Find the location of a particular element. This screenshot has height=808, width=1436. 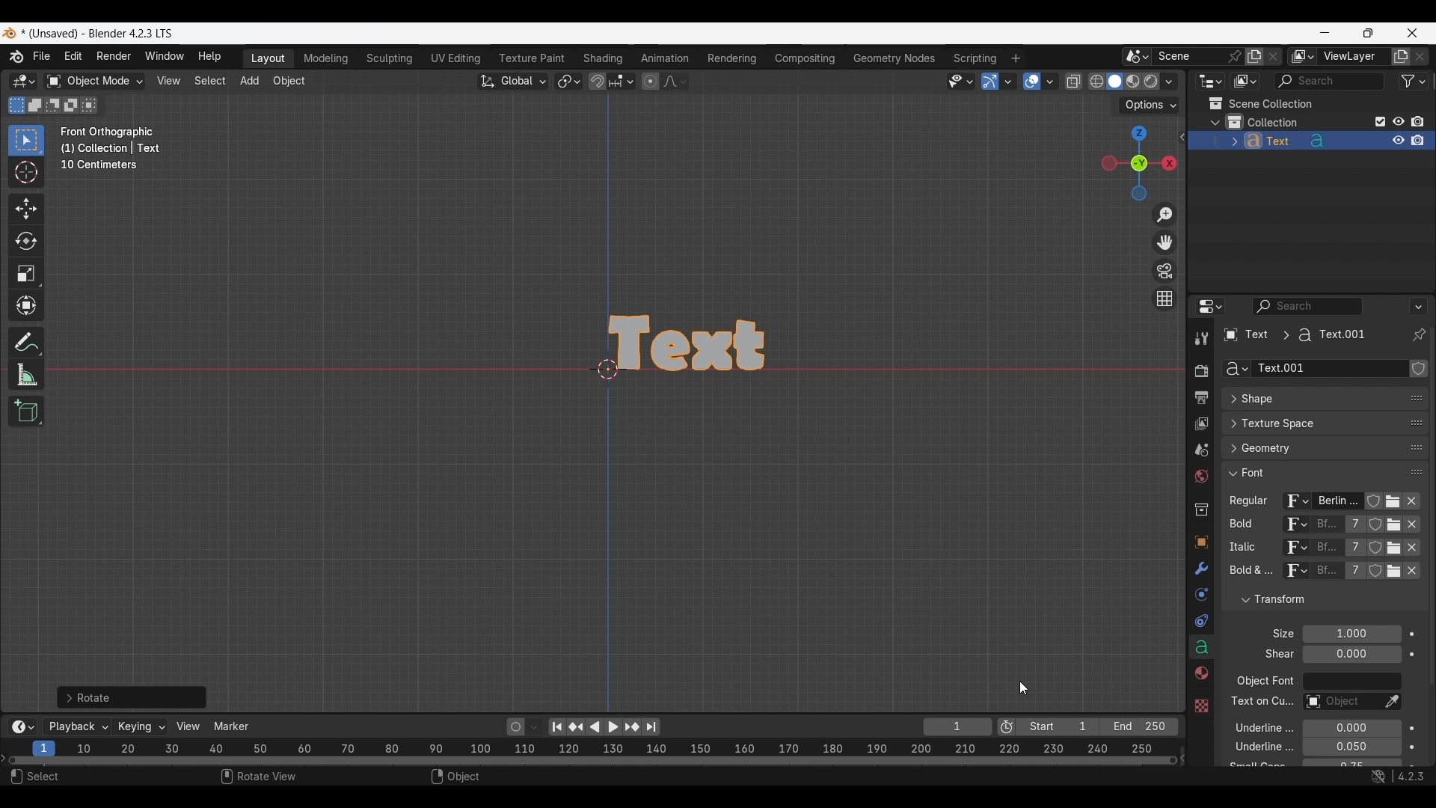

The active workspace view layer showing in the window is located at coordinates (1303, 56).